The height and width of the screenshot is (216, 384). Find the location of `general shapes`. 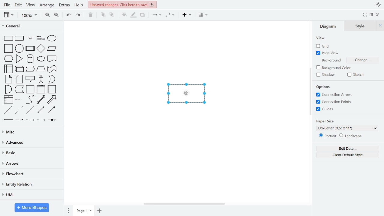

general shapes is located at coordinates (52, 38).